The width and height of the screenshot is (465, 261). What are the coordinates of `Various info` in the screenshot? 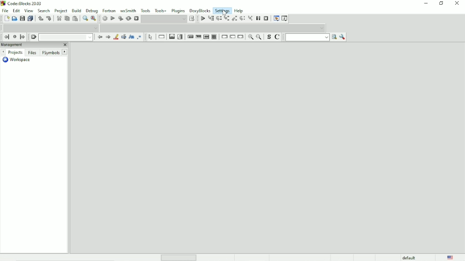 It's located at (285, 18).